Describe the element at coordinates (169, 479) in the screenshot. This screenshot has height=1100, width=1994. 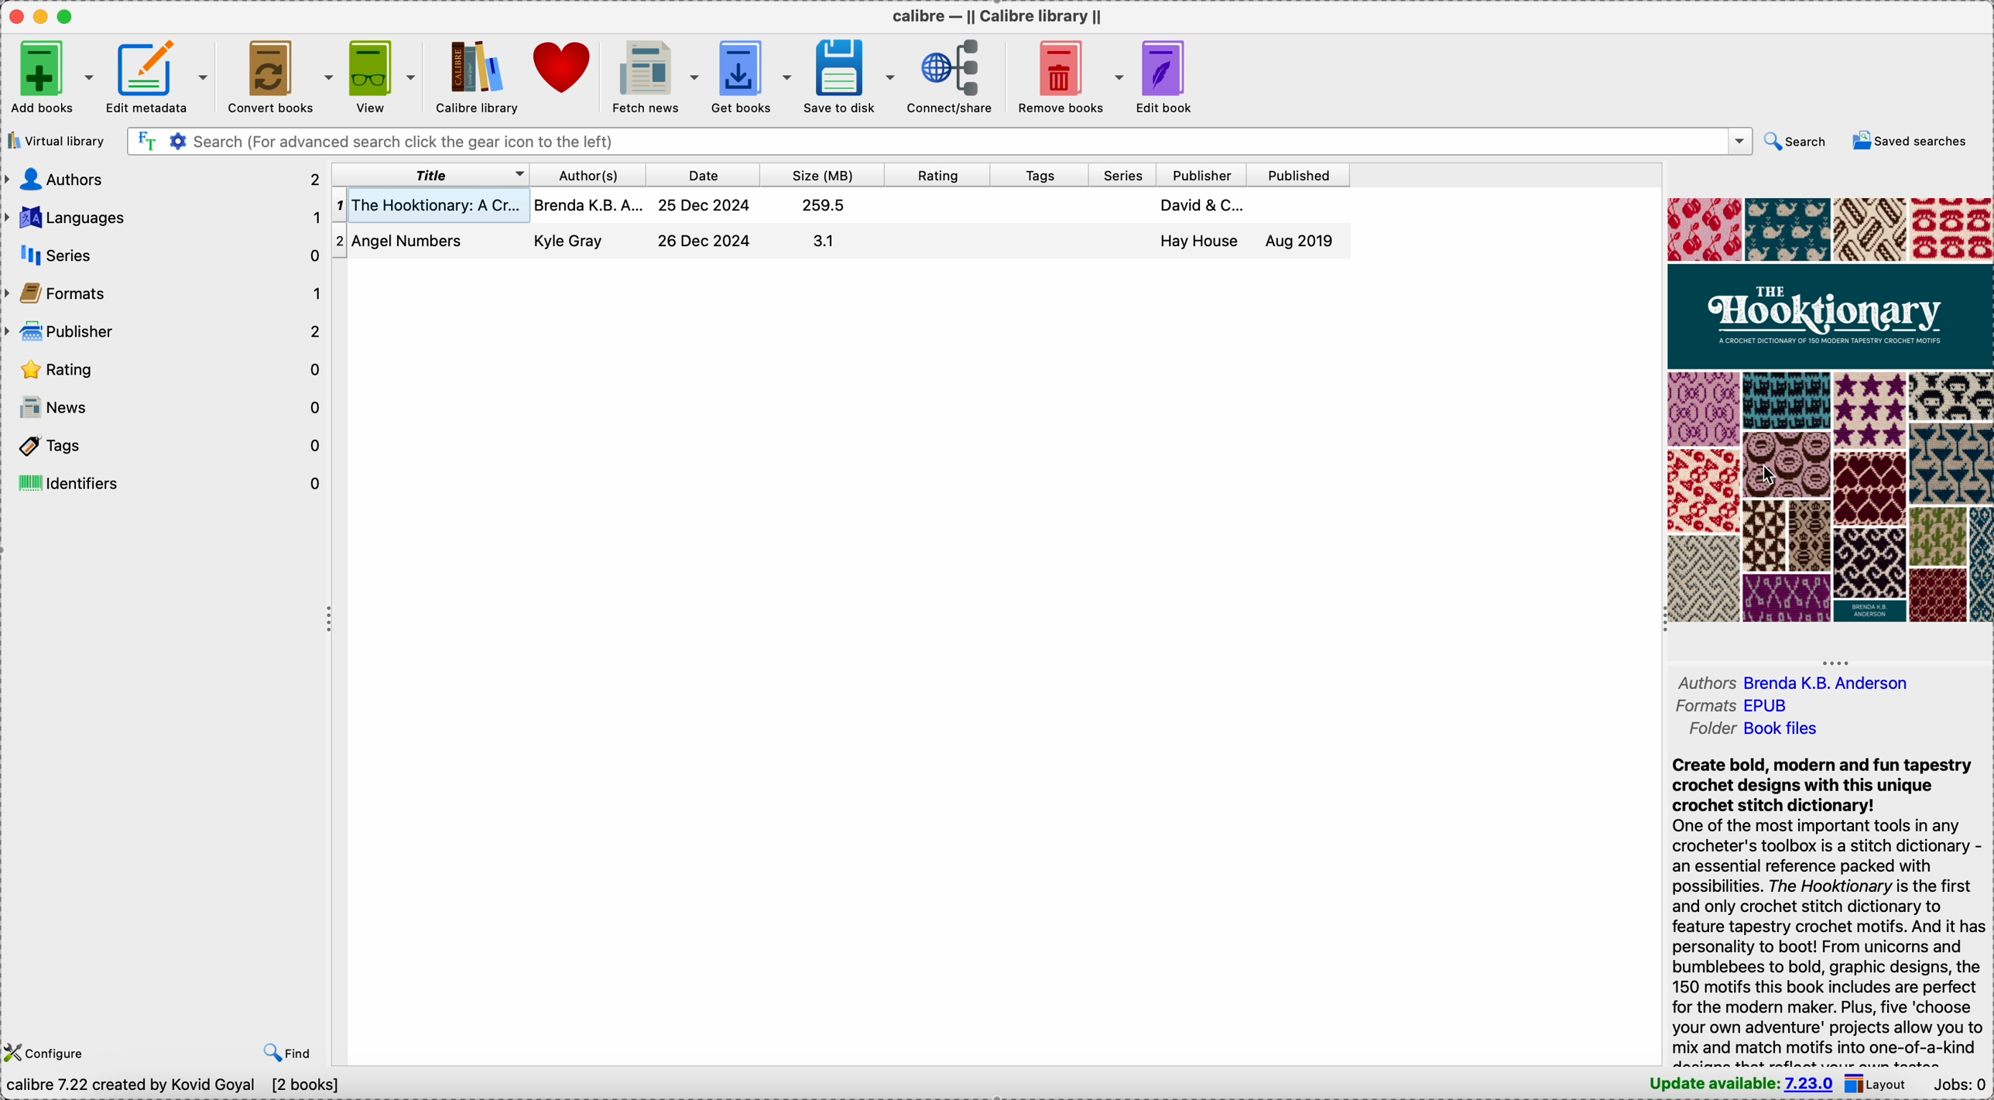
I see `identifiers` at that location.